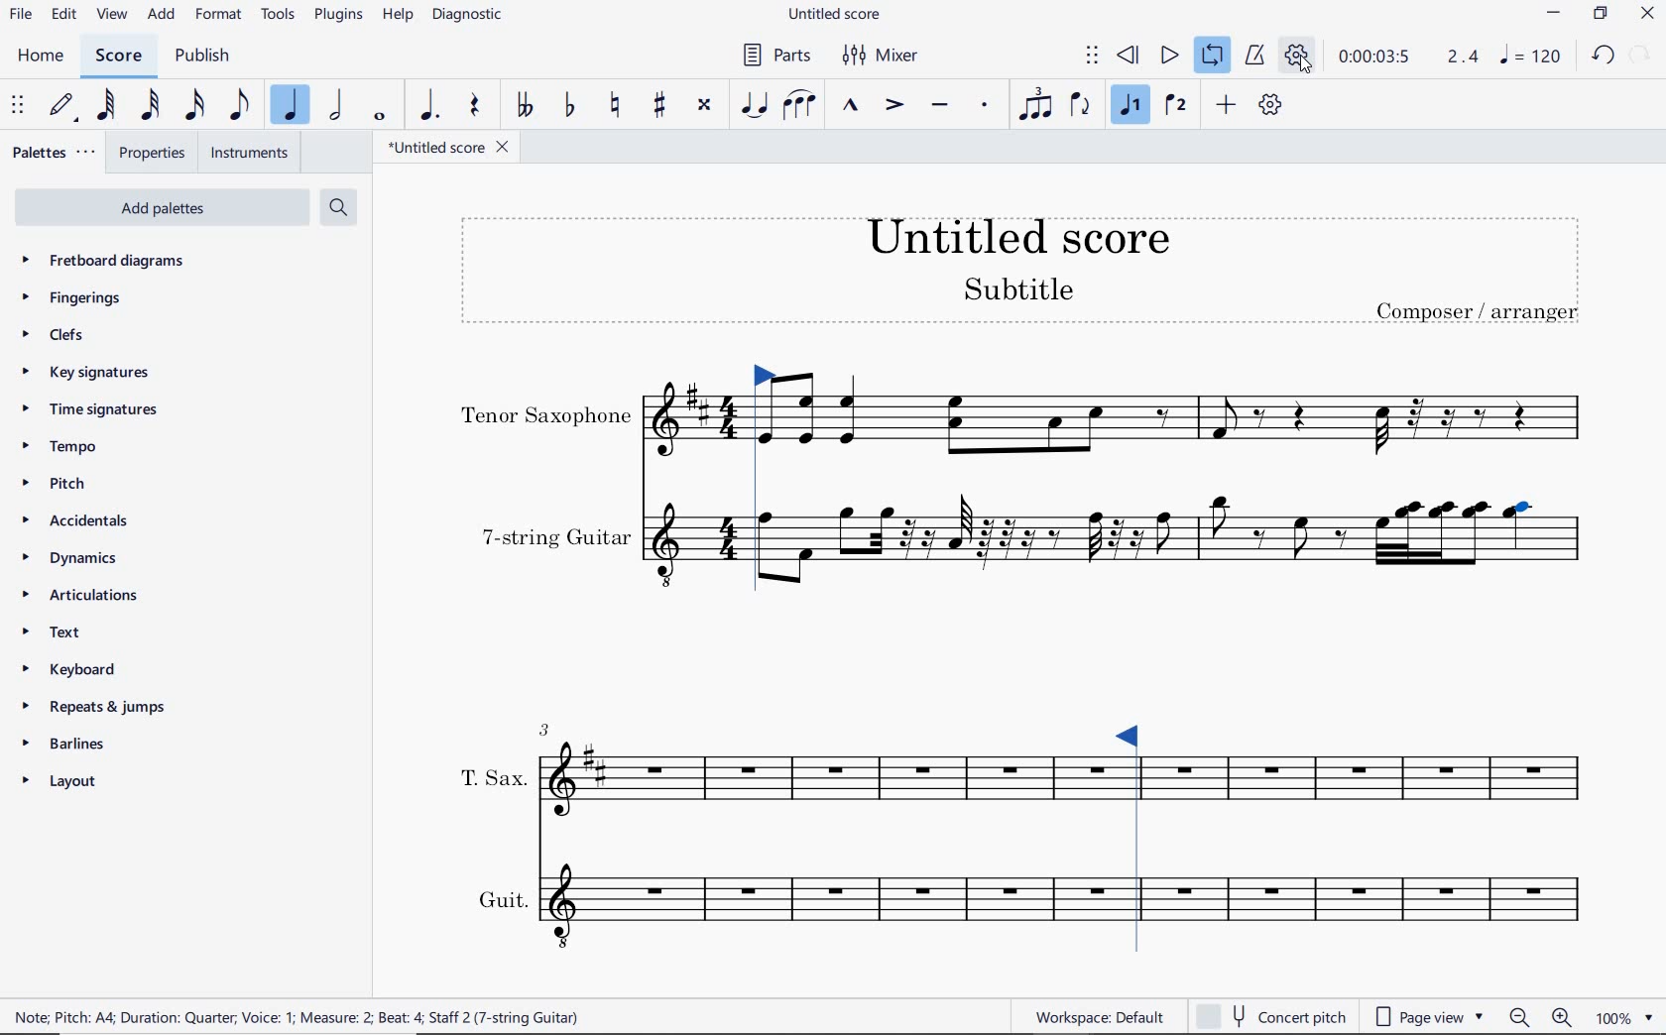 The width and height of the screenshot is (1666, 1035). I want to click on AUGMENTATION DOT, so click(430, 106).